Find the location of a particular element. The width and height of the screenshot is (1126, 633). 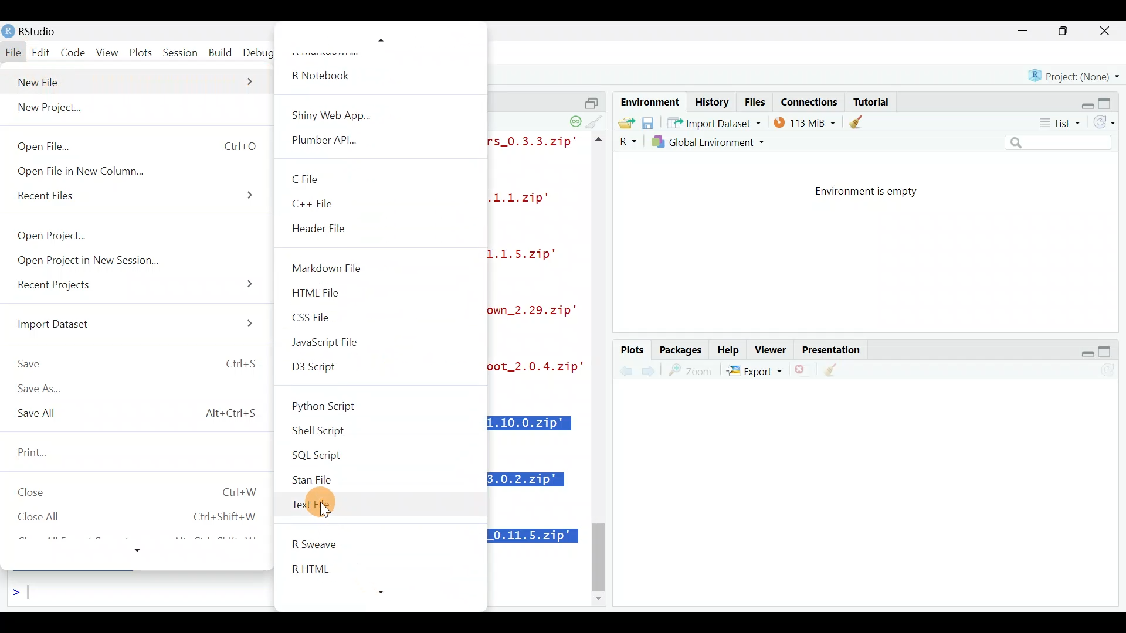

Maximize is located at coordinates (1111, 100).